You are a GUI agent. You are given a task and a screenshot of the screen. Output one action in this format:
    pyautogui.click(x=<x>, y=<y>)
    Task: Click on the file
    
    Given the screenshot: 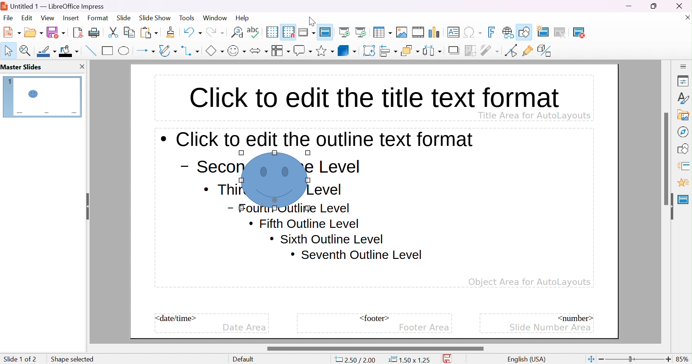 What is the action you would take?
    pyautogui.click(x=8, y=18)
    